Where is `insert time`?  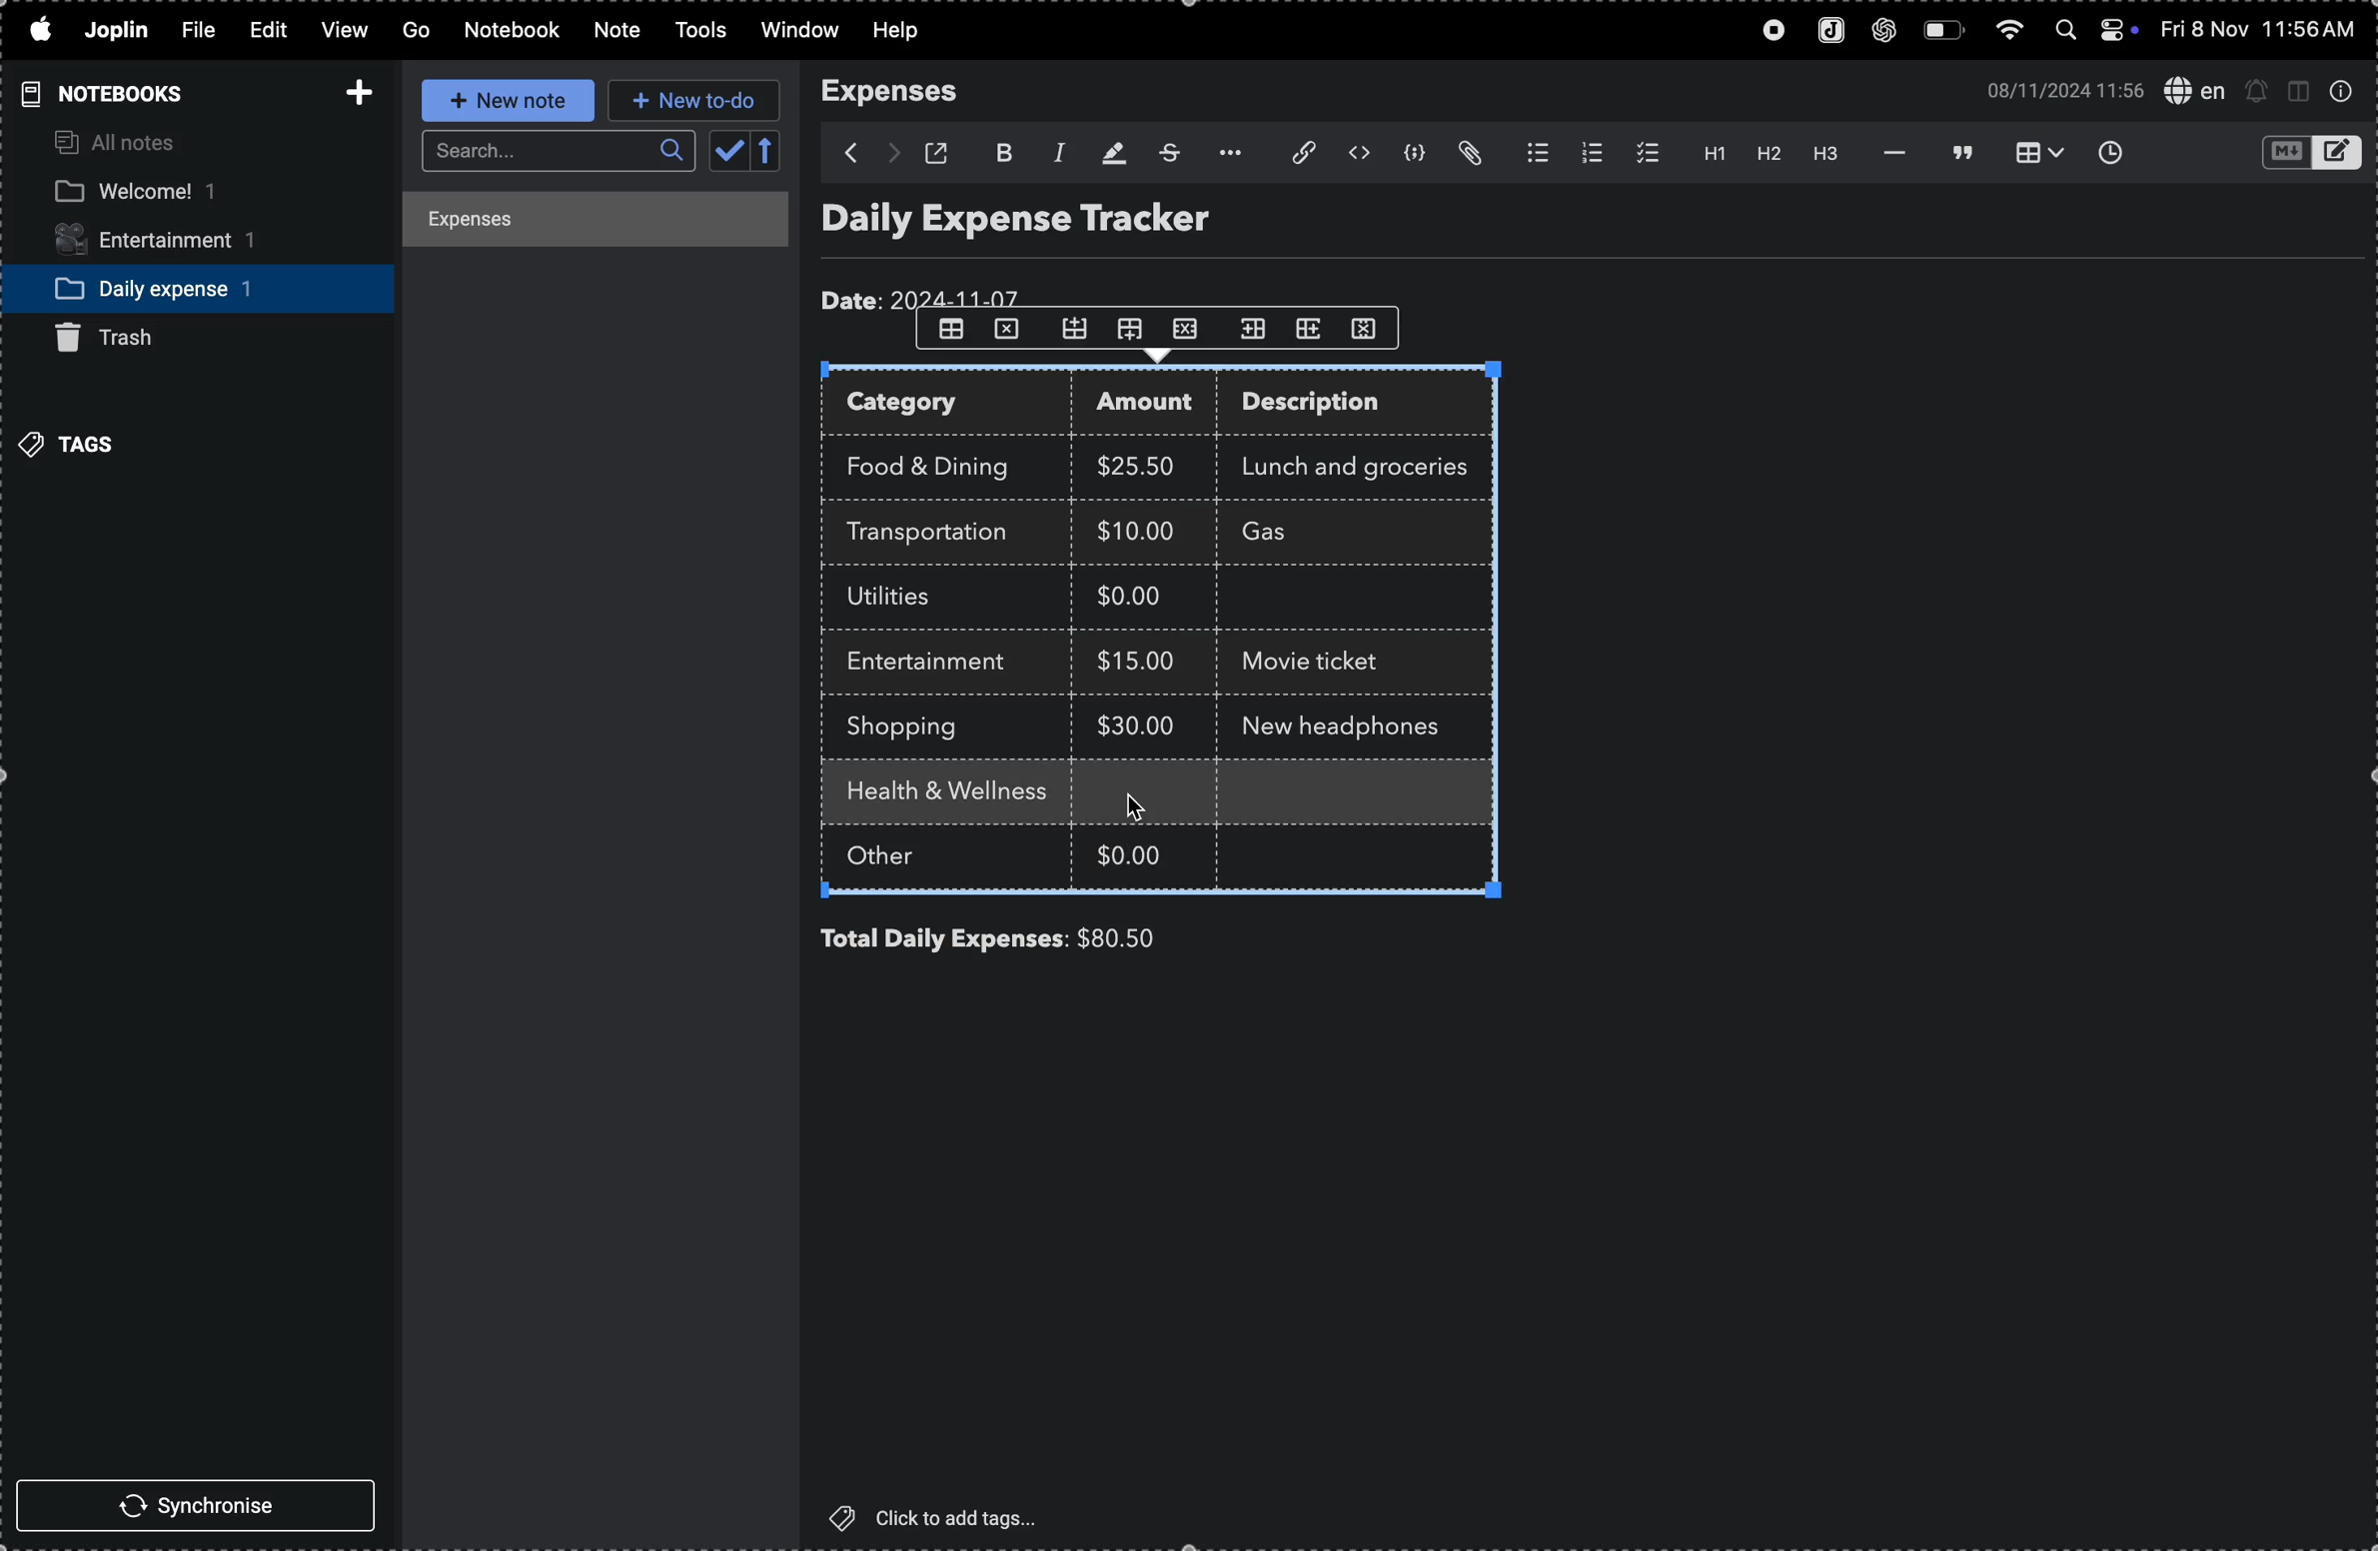 insert time is located at coordinates (2108, 152).